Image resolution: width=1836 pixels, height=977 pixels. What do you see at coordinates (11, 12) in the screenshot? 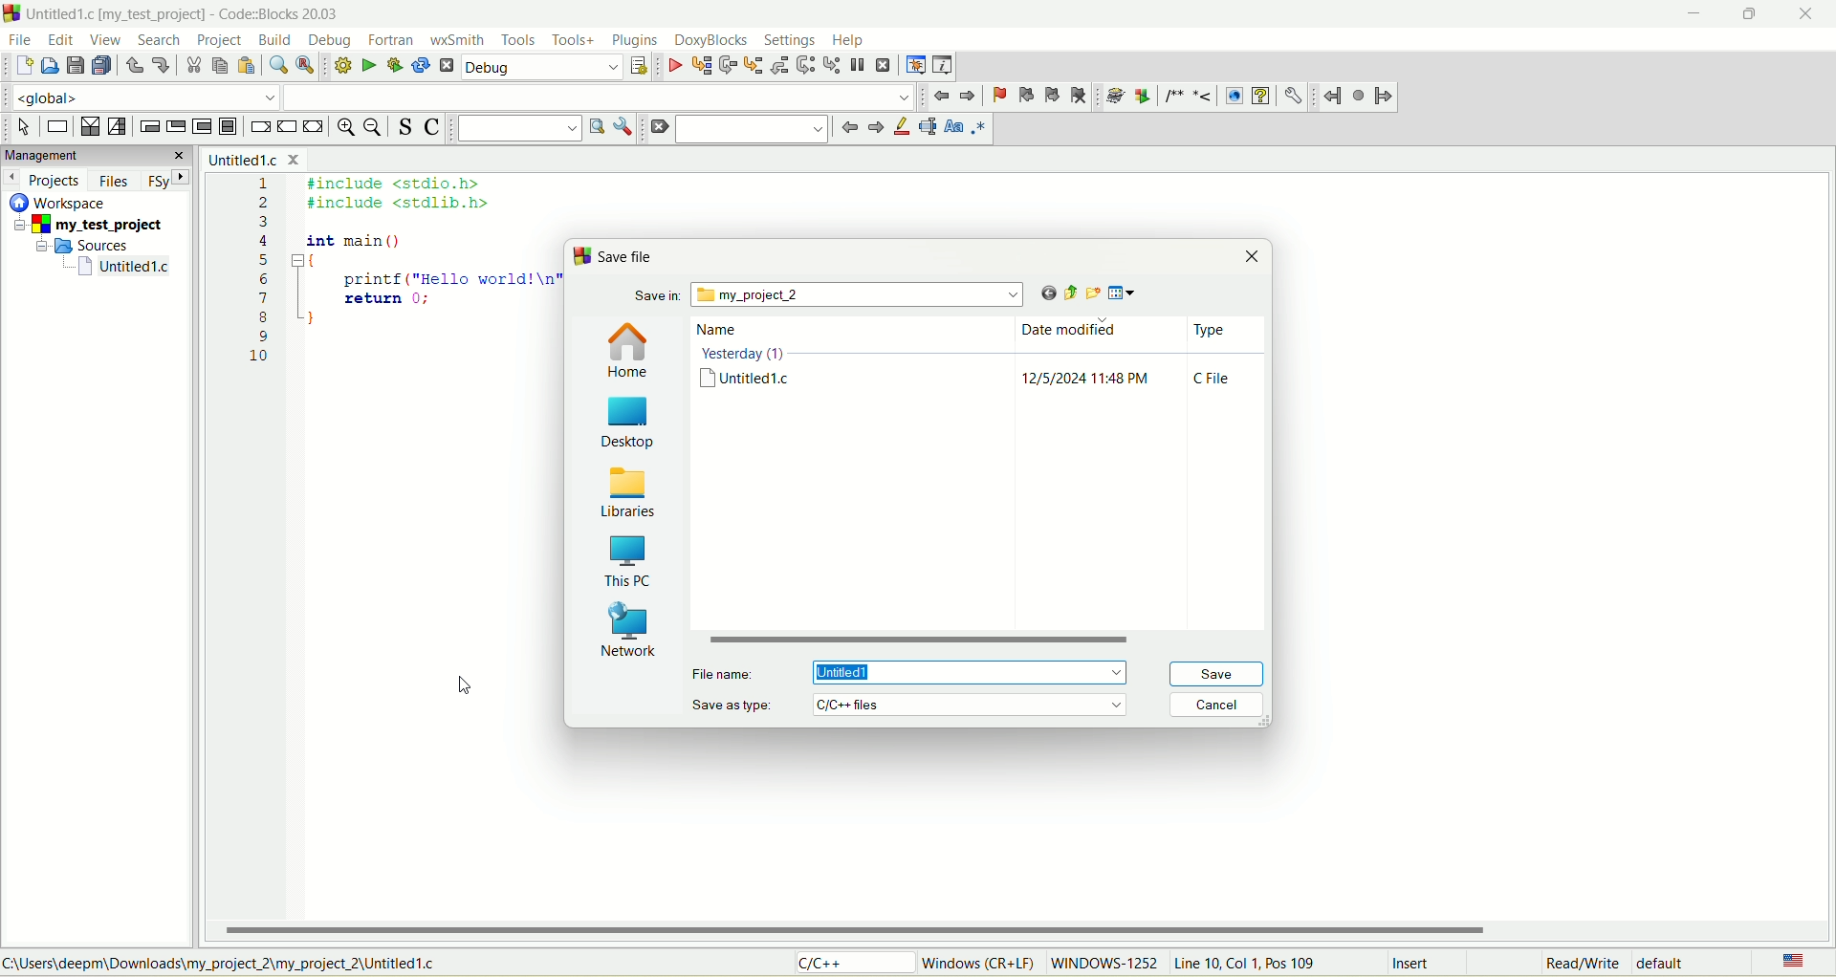
I see `logo` at bounding box center [11, 12].